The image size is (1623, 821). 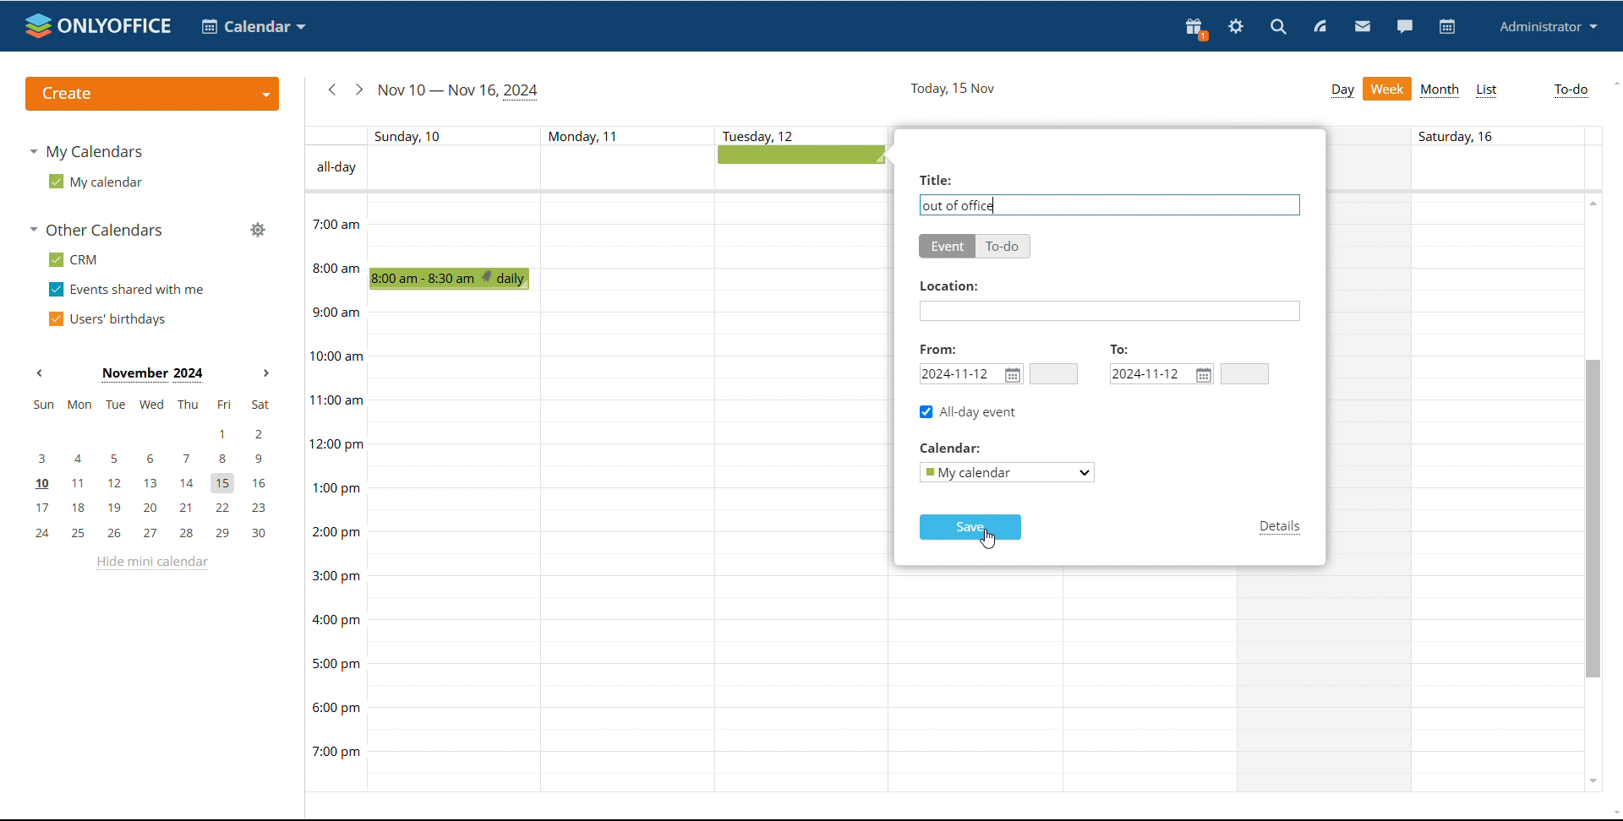 I want to click on 24, 25, 26, 27, 28, 29, 30 , so click(x=157, y=534).